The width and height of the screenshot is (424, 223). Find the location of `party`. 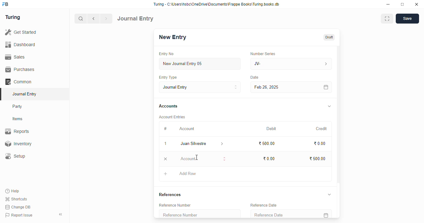

party is located at coordinates (18, 107).